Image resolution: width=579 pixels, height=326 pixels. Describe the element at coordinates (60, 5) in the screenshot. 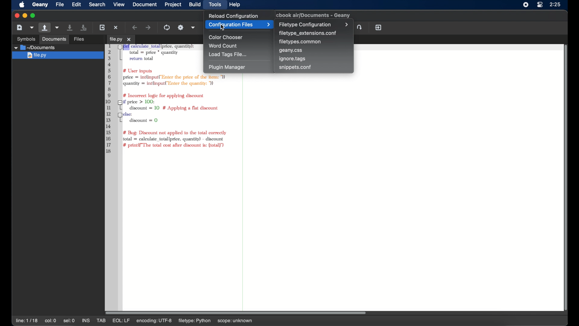

I see `file` at that location.